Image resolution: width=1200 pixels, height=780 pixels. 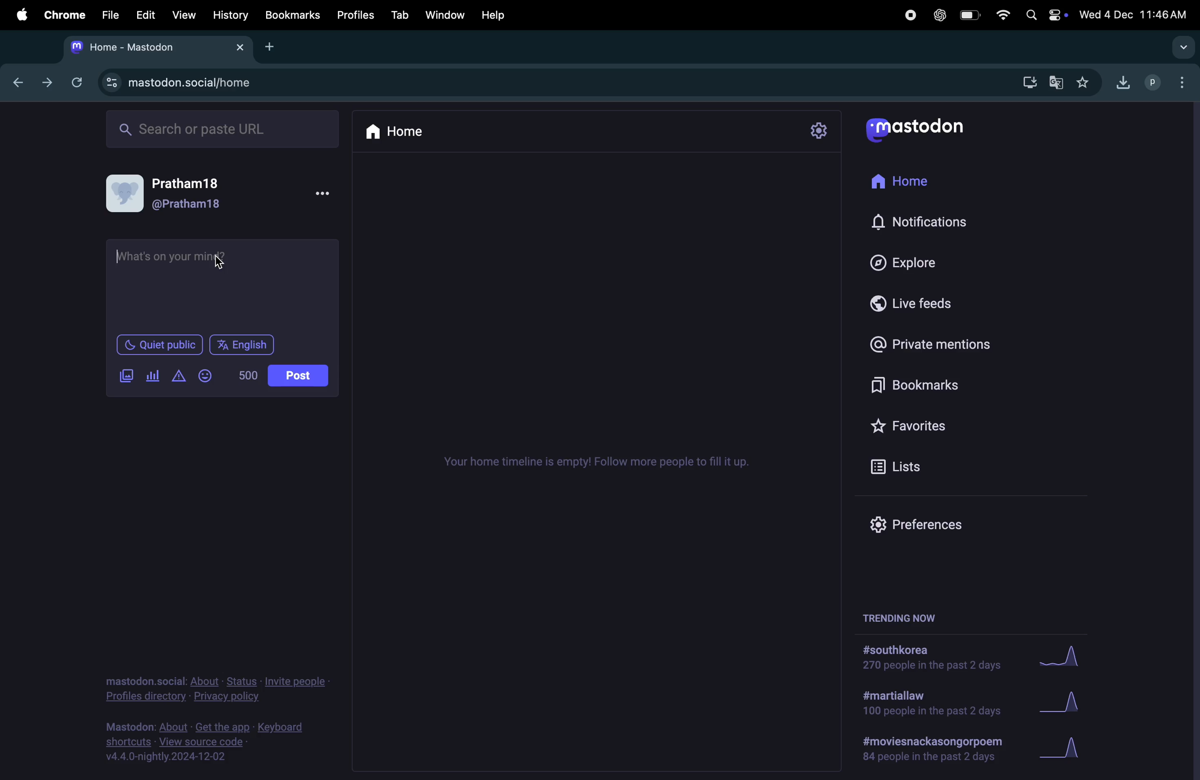 What do you see at coordinates (273, 47) in the screenshot?
I see `add` at bounding box center [273, 47].